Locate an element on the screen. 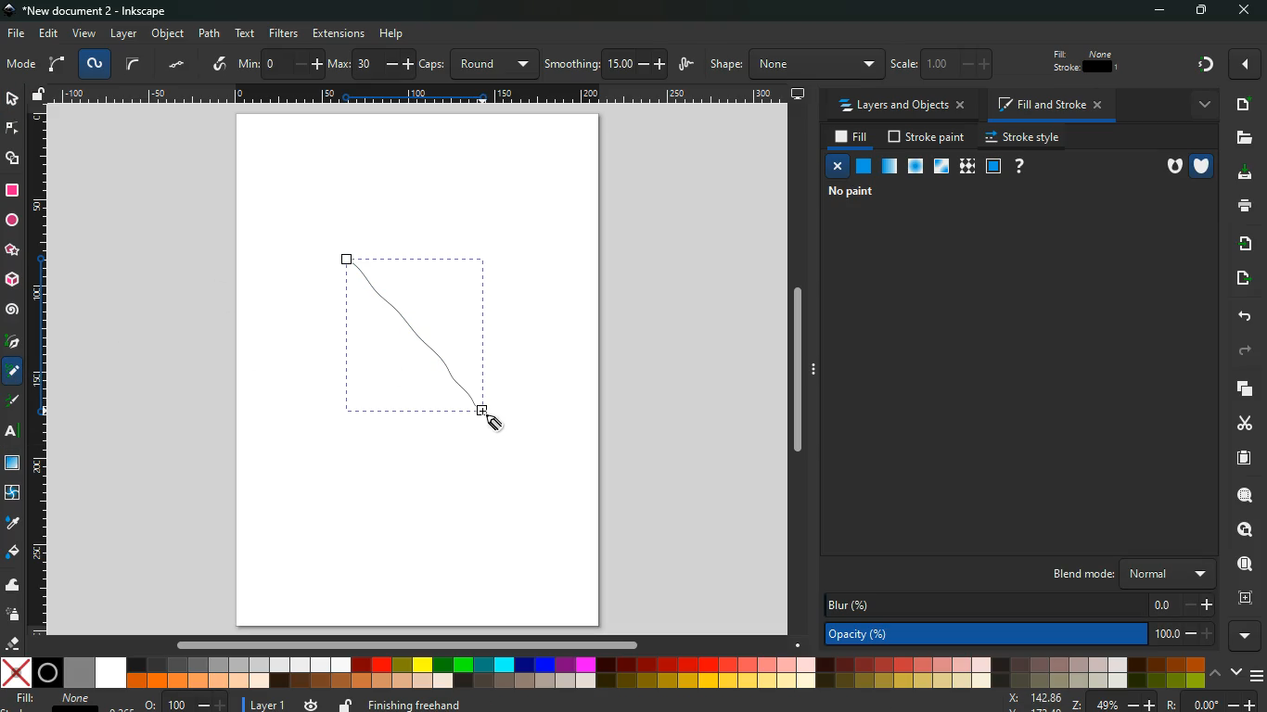  cut is located at coordinates (1242, 424).